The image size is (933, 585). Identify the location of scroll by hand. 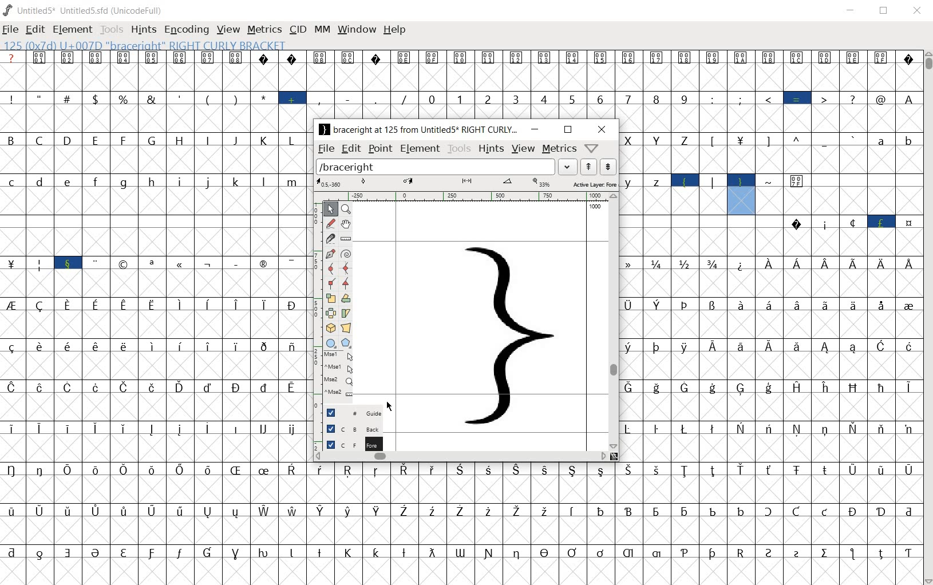
(346, 224).